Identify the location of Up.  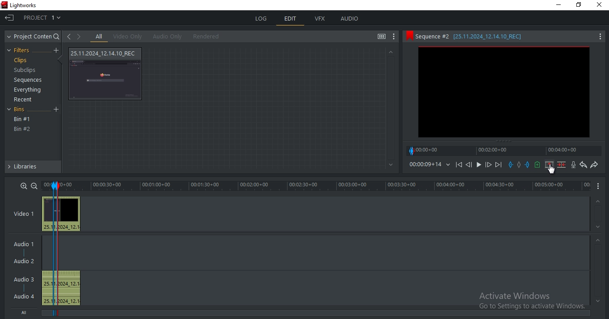
(390, 52).